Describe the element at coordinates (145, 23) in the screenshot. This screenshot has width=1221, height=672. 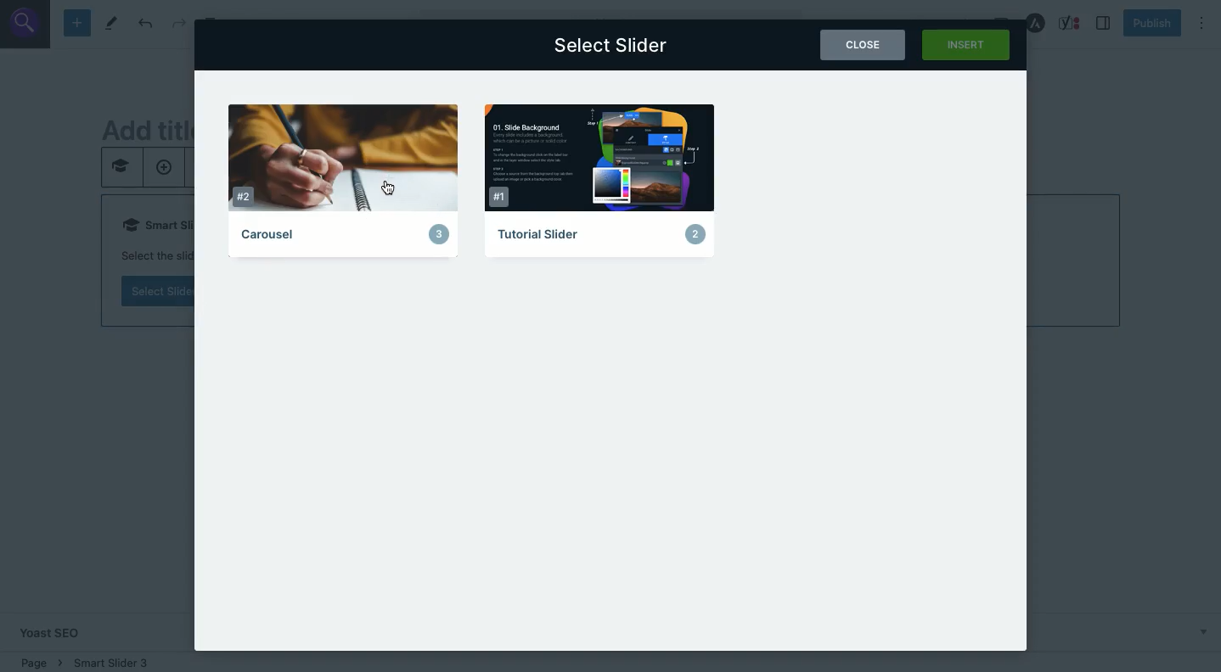
I see `Undo` at that location.